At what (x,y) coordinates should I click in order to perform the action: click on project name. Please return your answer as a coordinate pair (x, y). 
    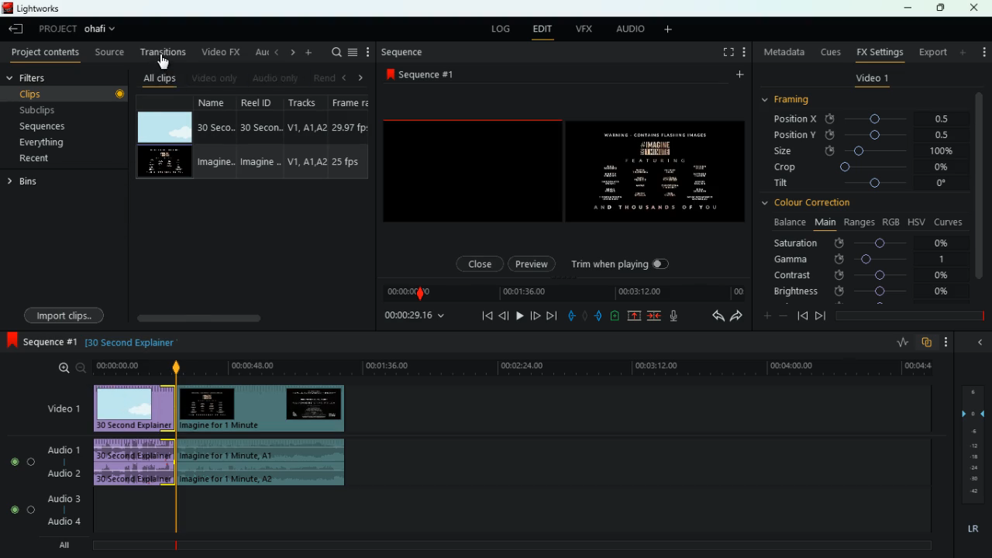
    Looking at the image, I should click on (103, 30).